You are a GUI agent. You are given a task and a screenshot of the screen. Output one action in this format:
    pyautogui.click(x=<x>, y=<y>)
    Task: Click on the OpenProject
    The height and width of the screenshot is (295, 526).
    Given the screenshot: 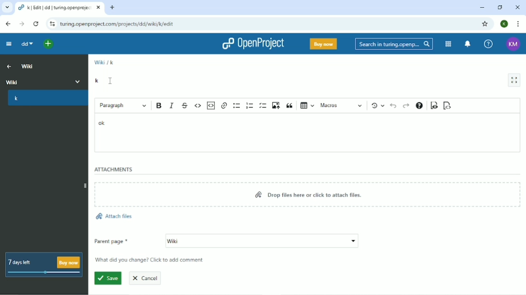 What is the action you would take?
    pyautogui.click(x=253, y=45)
    